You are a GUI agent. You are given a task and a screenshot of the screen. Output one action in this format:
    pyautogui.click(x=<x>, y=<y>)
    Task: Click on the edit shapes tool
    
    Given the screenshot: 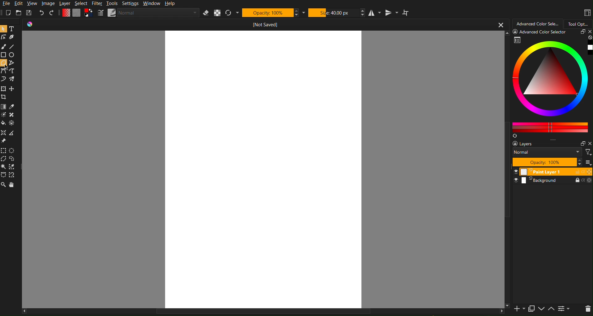 What is the action you would take?
    pyautogui.click(x=4, y=38)
    